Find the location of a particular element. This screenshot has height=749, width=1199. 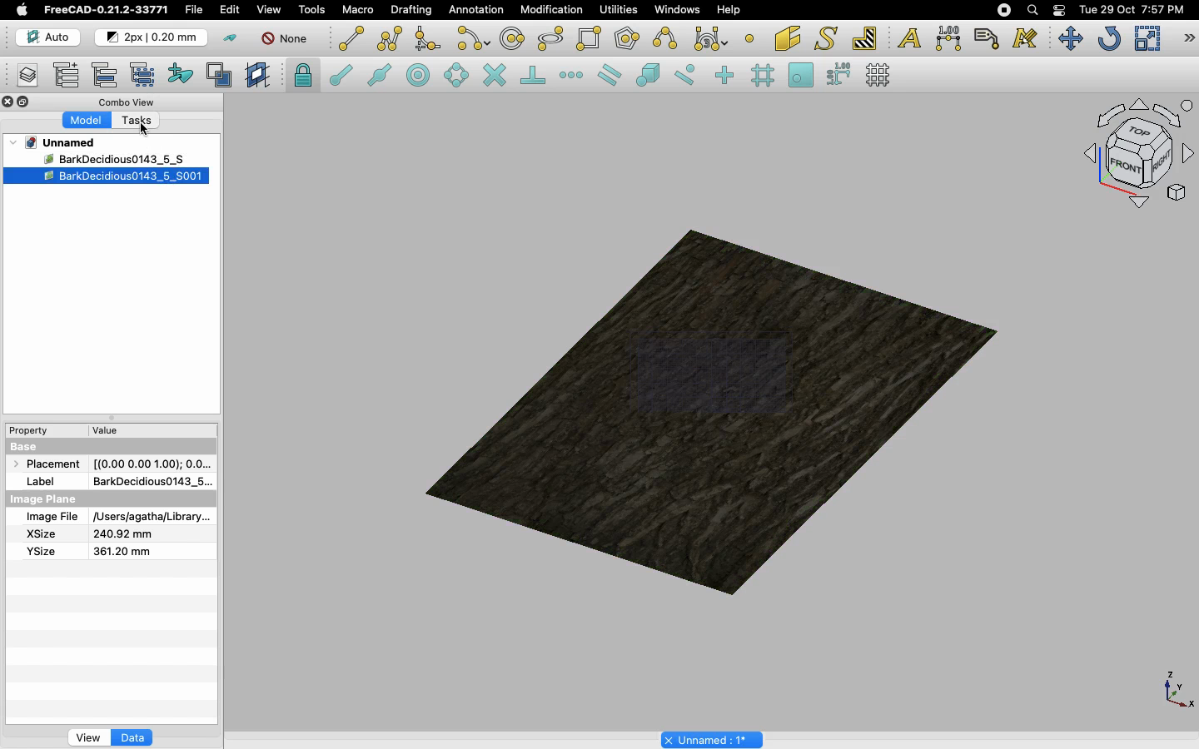

Create working plane proxy is located at coordinates (260, 76).